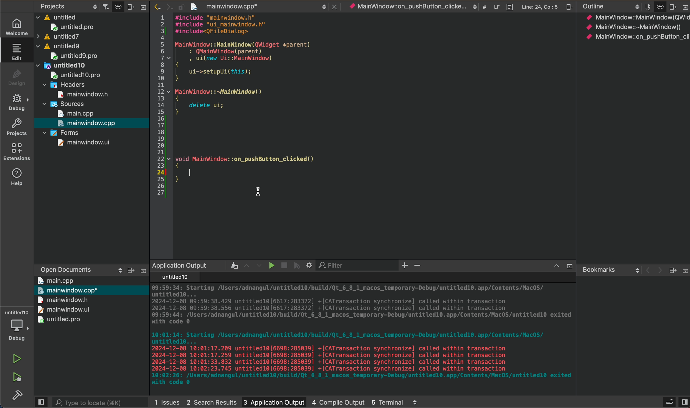  I want to click on mainwindow.cpp’, so click(67, 290).